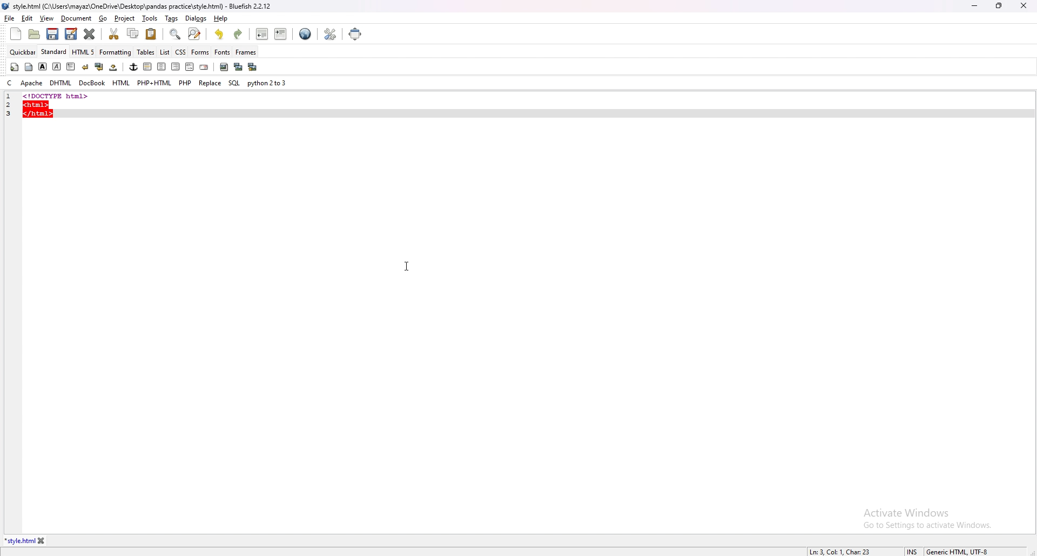 The width and height of the screenshot is (1037, 556). I want to click on php+html, so click(154, 83).